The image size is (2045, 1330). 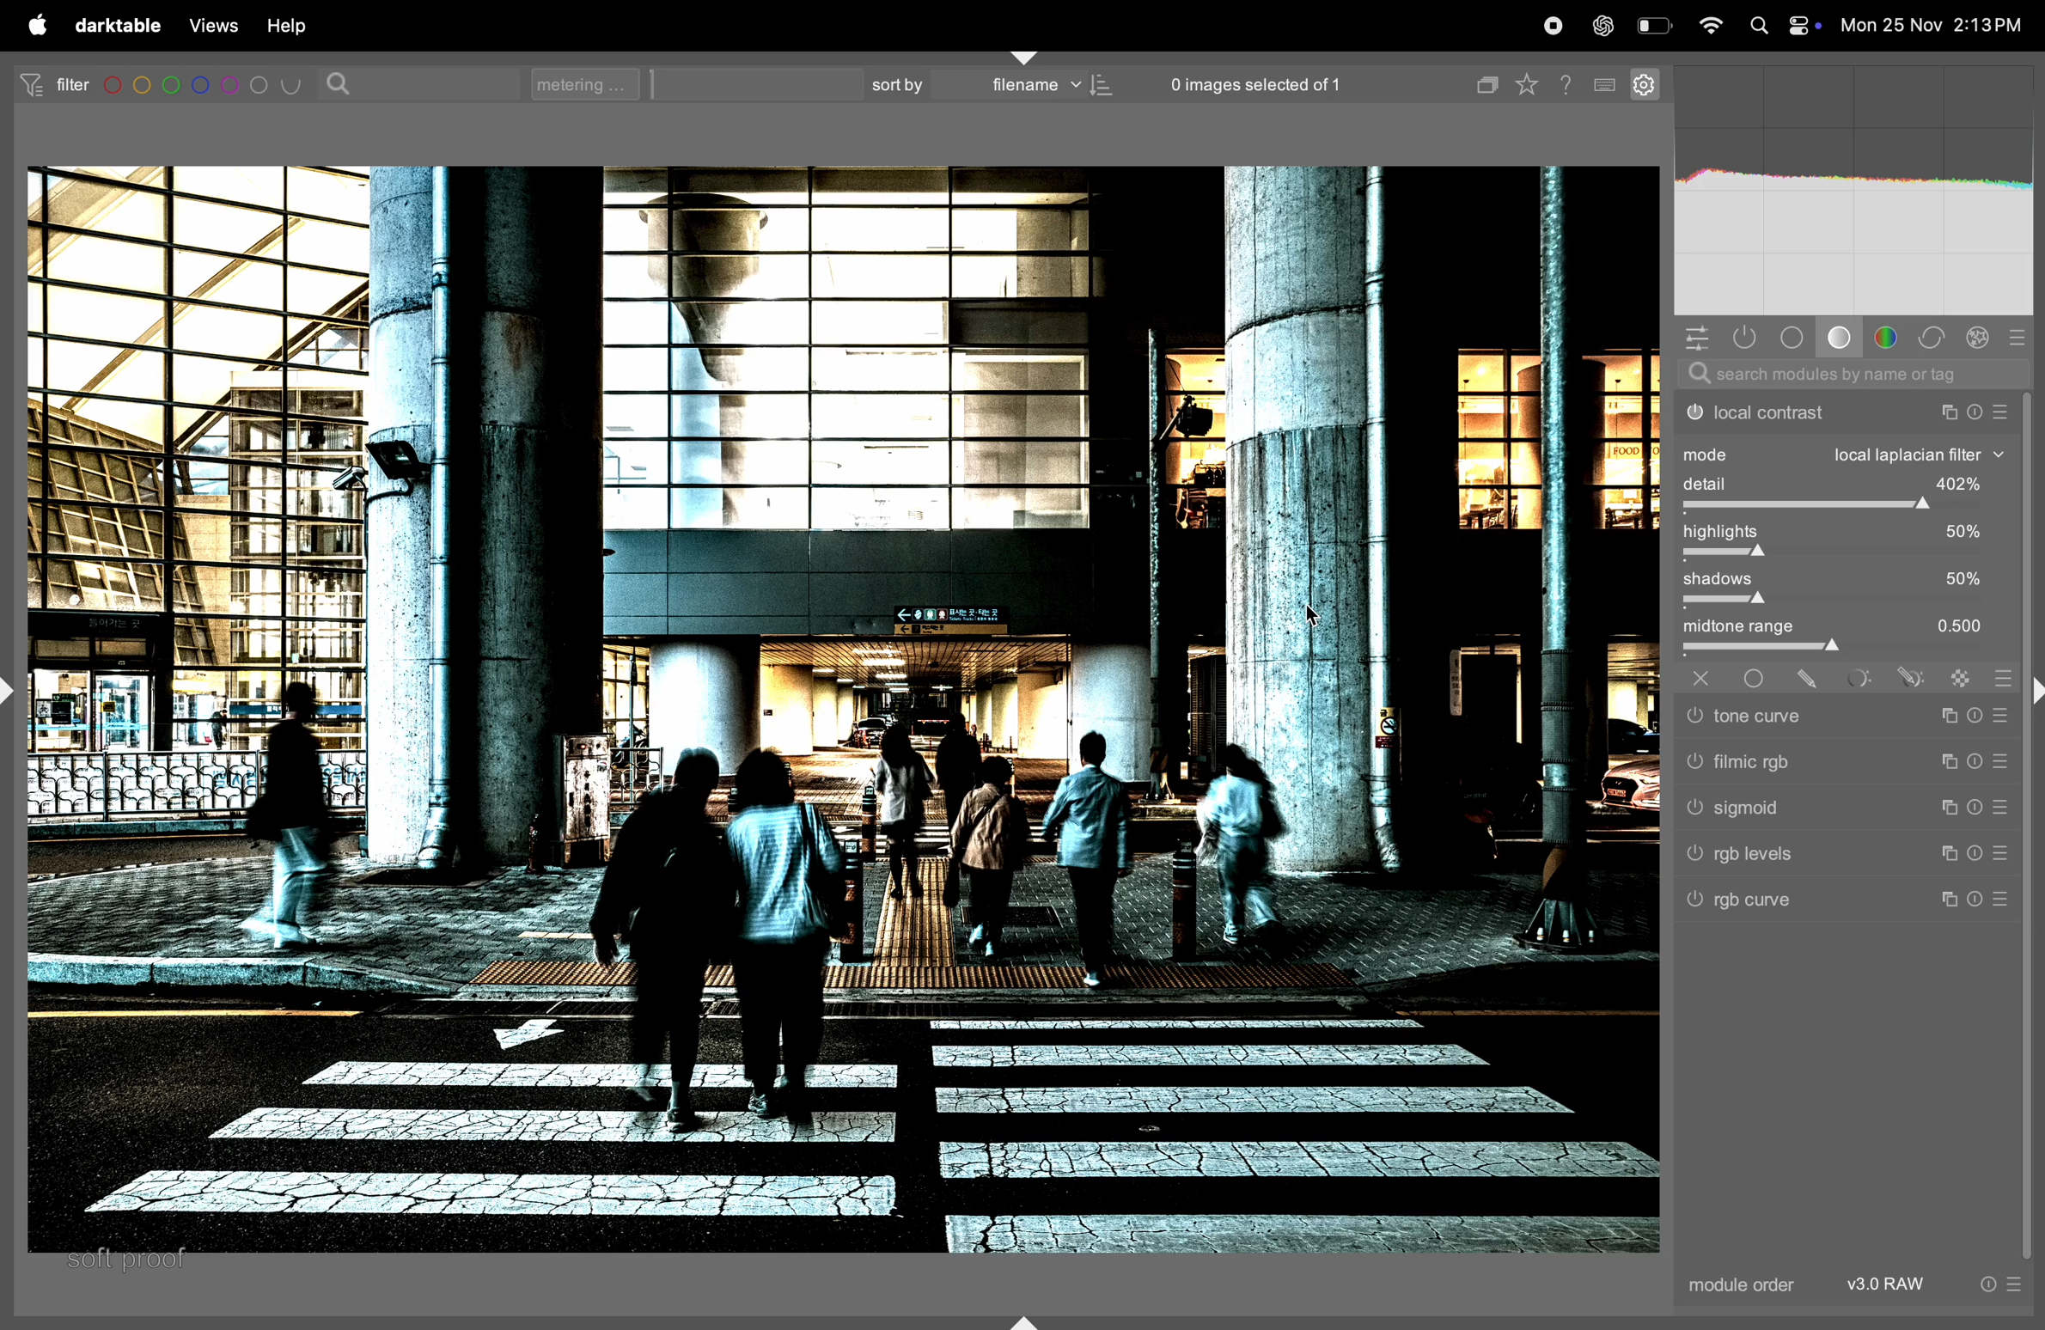 What do you see at coordinates (1804, 25) in the screenshot?
I see `apple widgets` at bounding box center [1804, 25].